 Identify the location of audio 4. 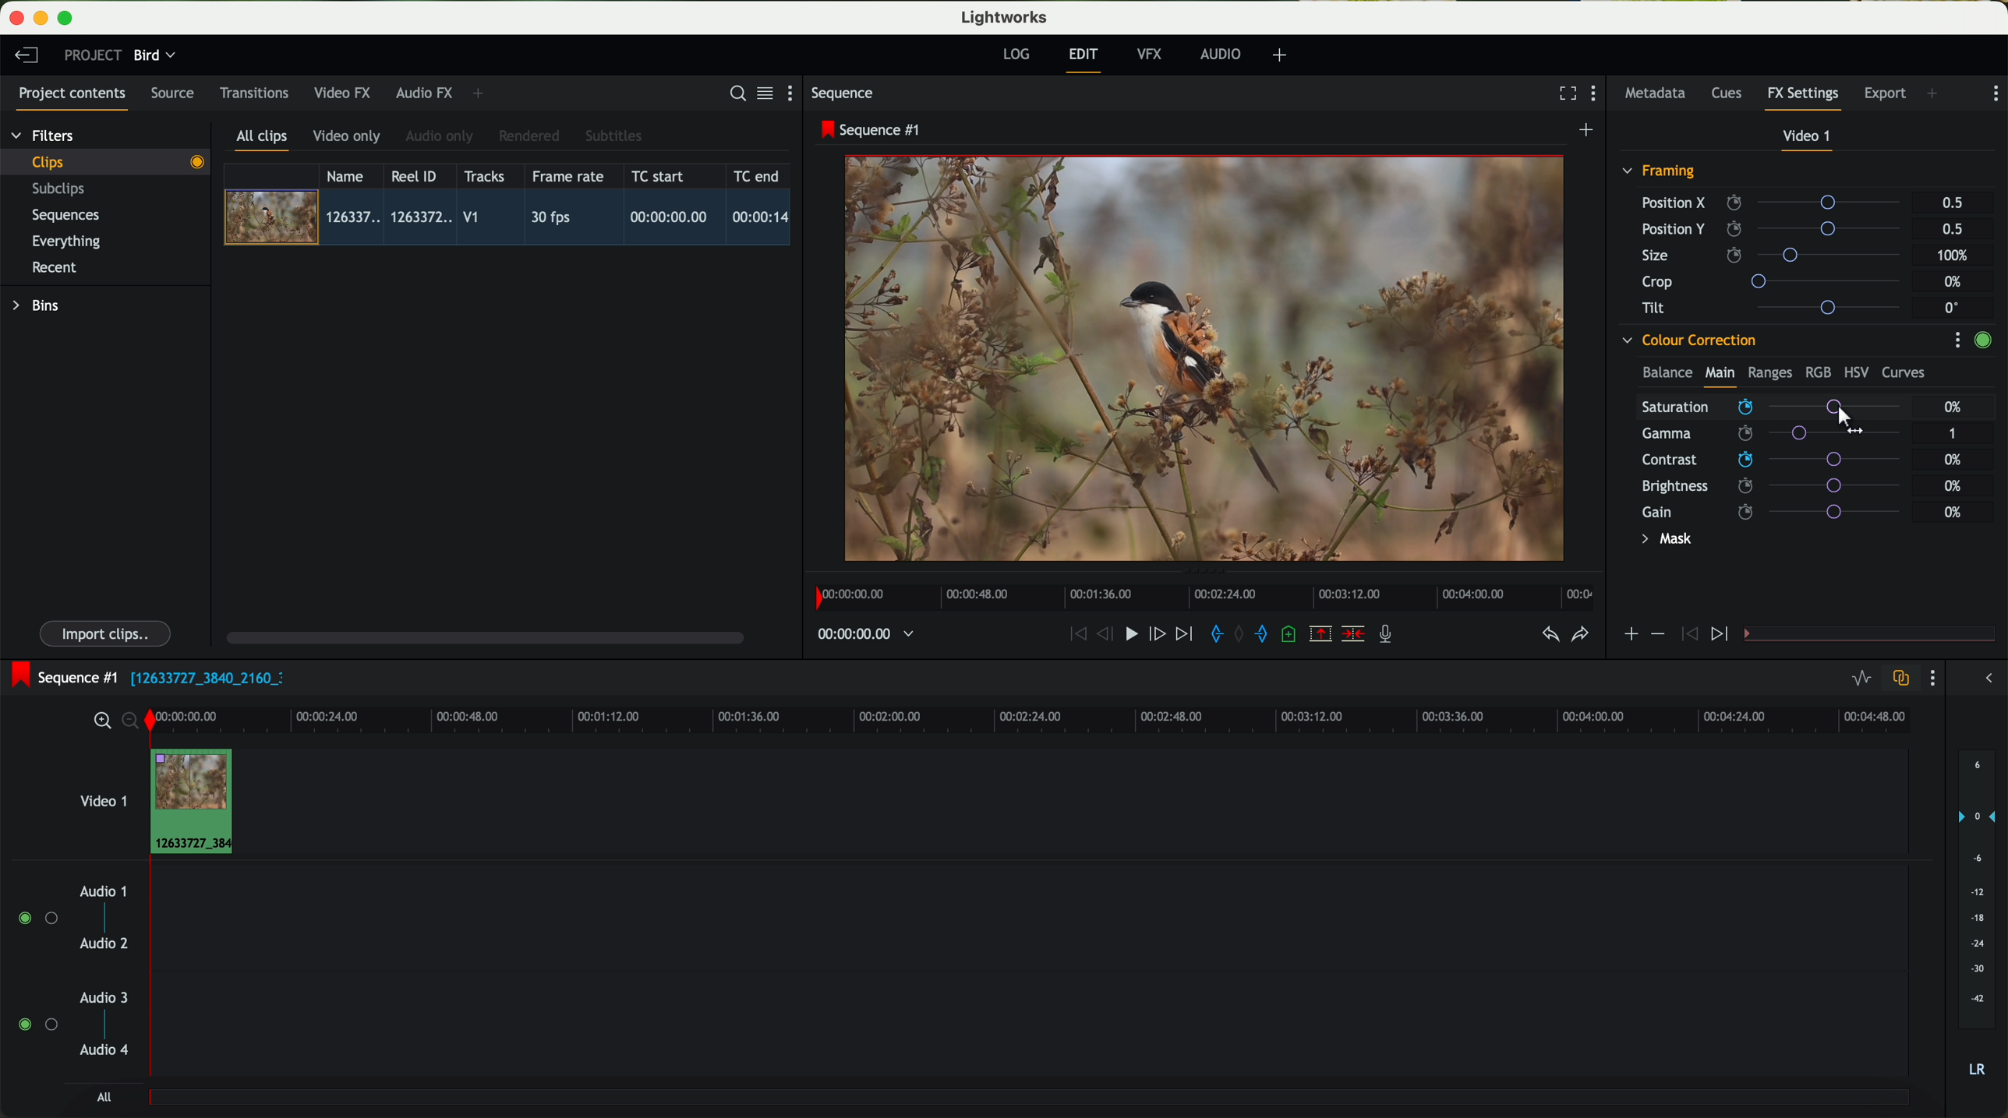
(105, 1050).